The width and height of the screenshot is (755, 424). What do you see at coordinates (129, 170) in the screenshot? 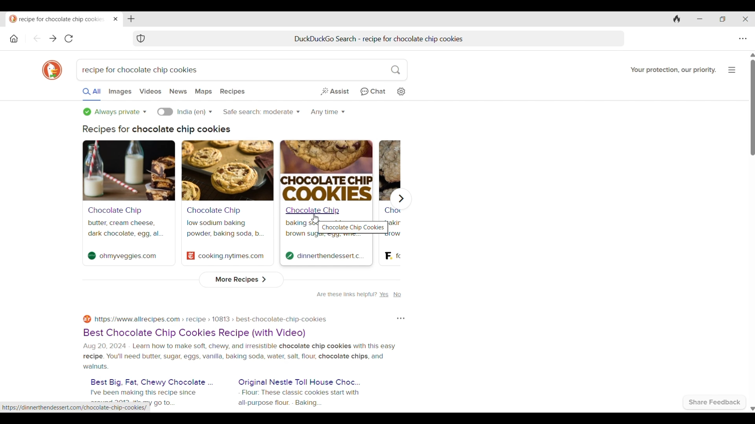
I see `Search result banner` at bounding box center [129, 170].